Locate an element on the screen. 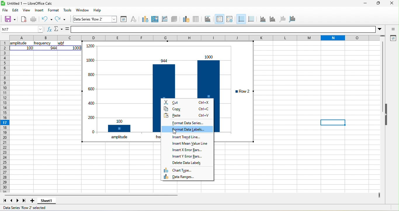 This screenshot has height=211, width=399. hide is located at coordinates (387, 116).